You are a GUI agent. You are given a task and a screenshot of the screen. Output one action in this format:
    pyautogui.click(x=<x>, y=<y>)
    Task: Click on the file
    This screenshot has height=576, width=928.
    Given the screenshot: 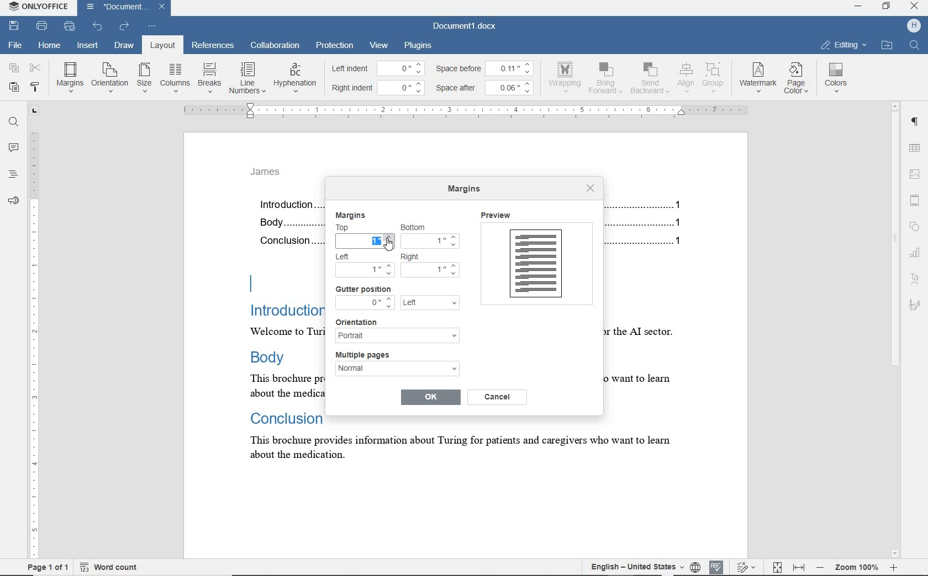 What is the action you would take?
    pyautogui.click(x=16, y=44)
    